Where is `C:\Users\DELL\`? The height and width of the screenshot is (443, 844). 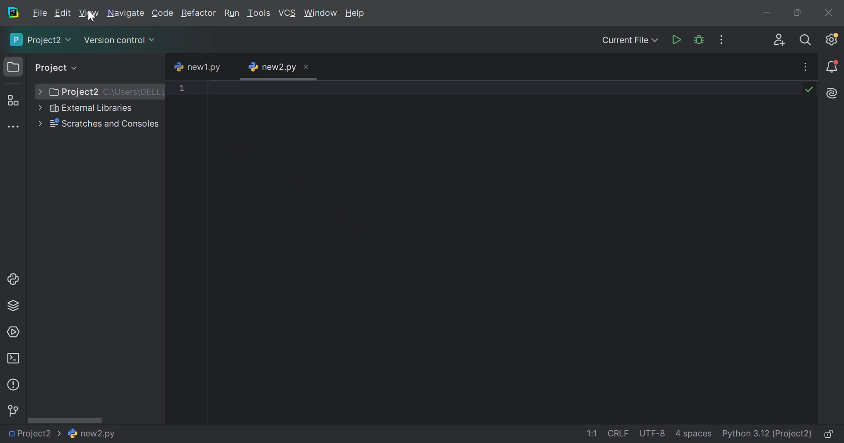
C:\Users\DELL\ is located at coordinates (134, 91).